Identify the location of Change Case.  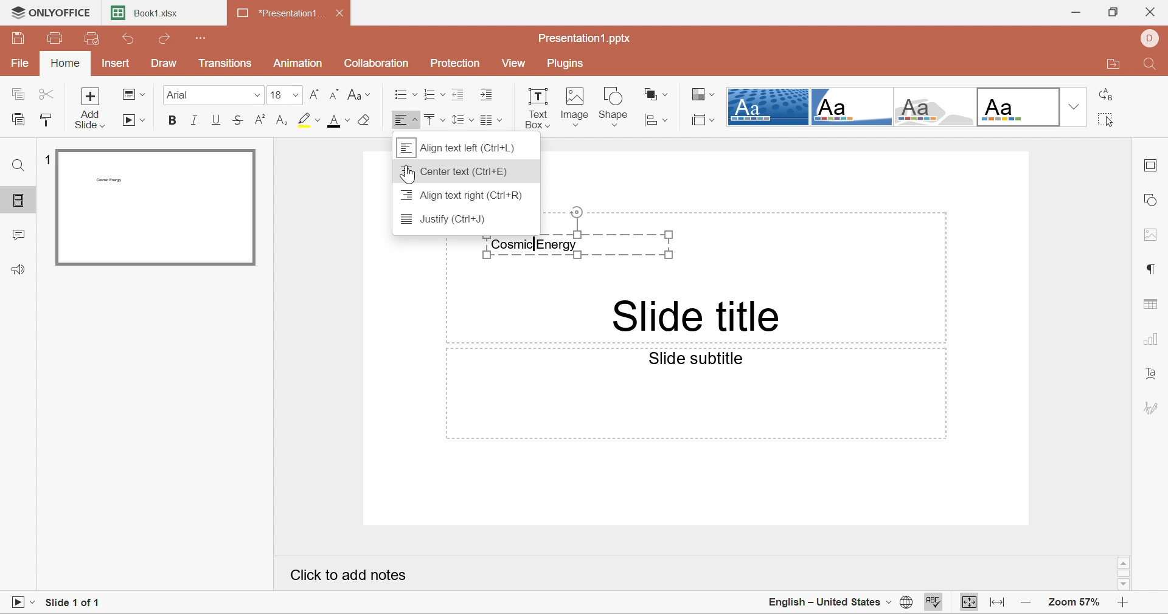
(359, 94).